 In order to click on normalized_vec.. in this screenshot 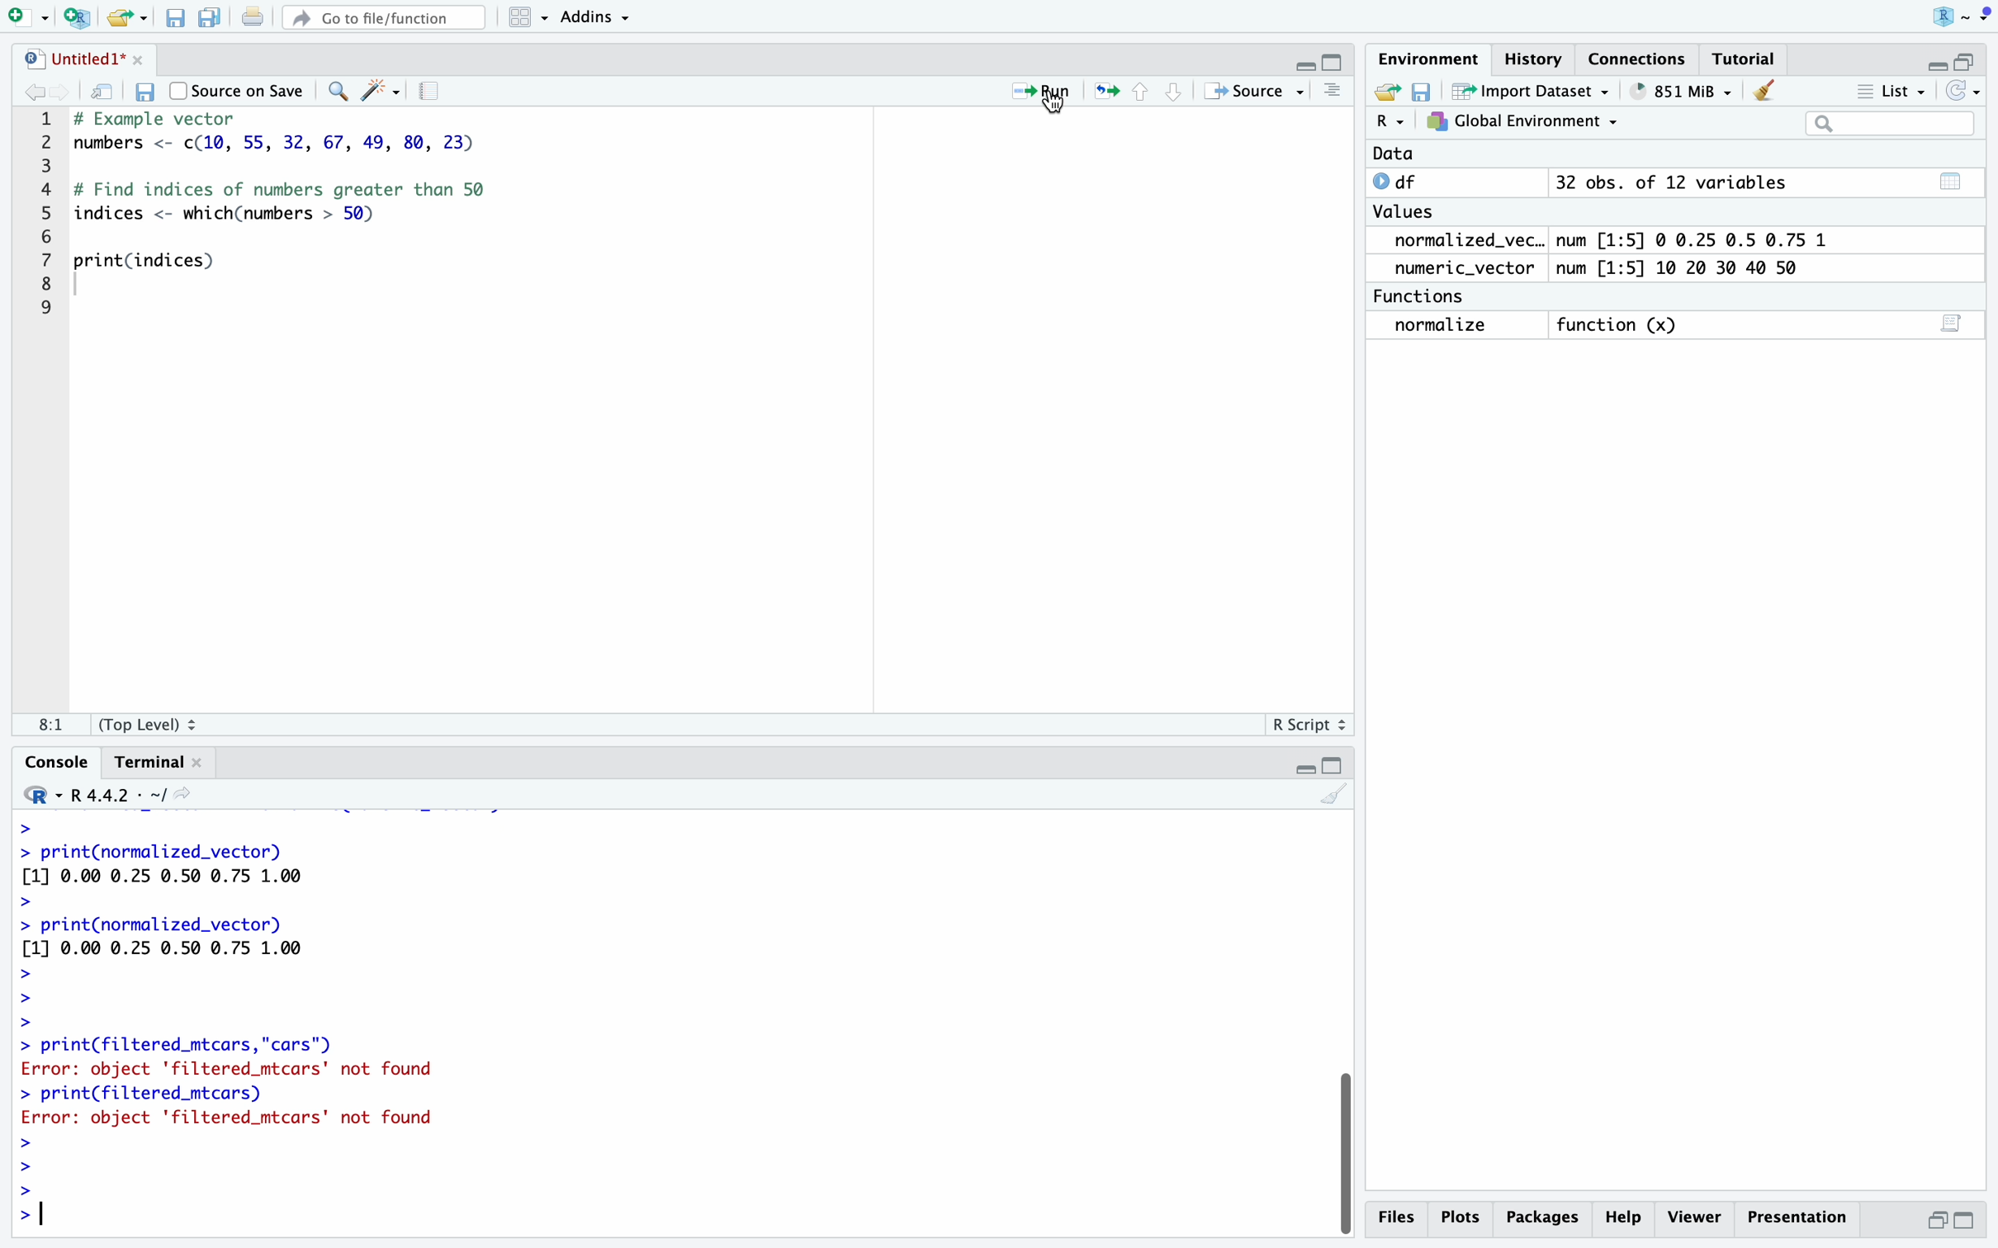, I will do `click(1461, 241)`.